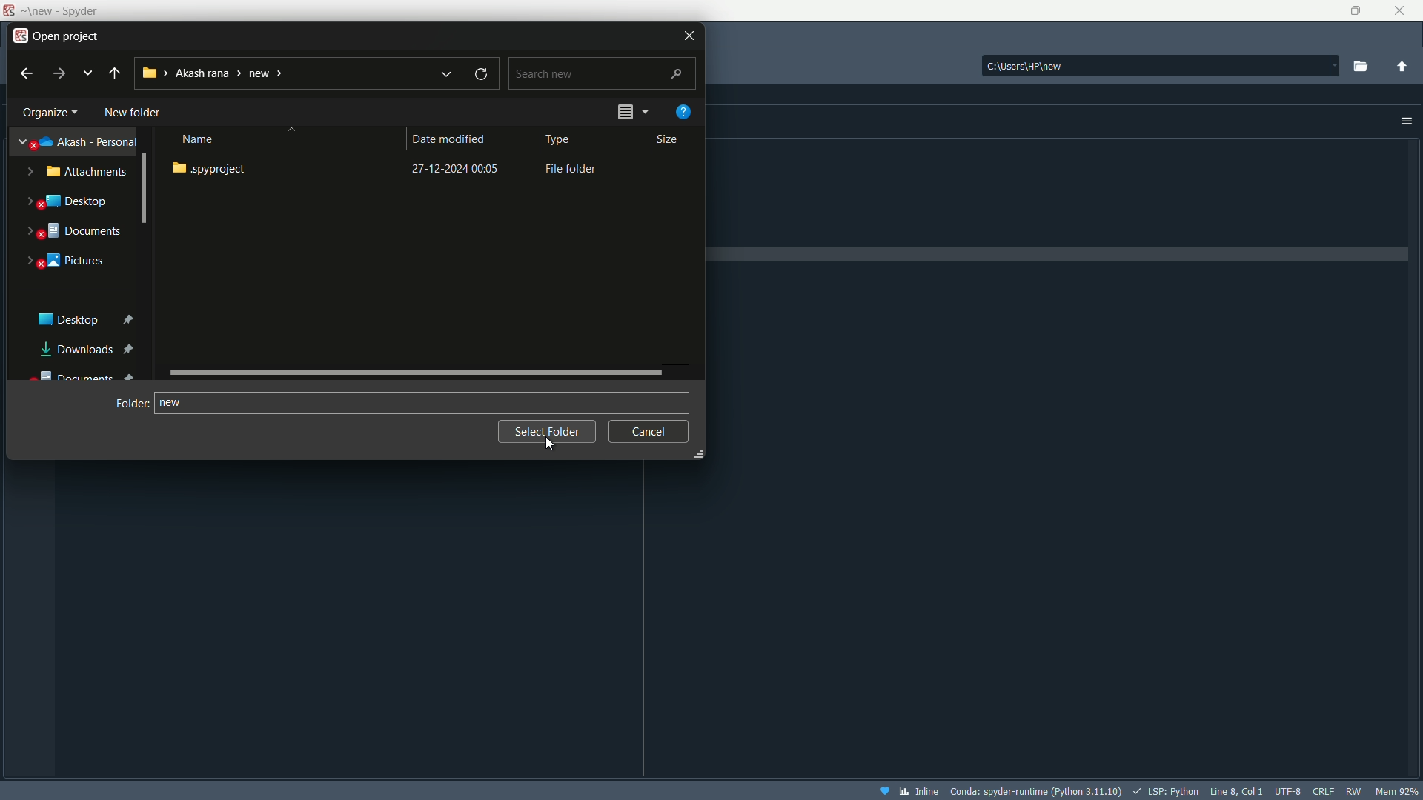 This screenshot has height=800, width=1423. Describe the element at coordinates (1400, 10) in the screenshot. I see `close ` at that location.